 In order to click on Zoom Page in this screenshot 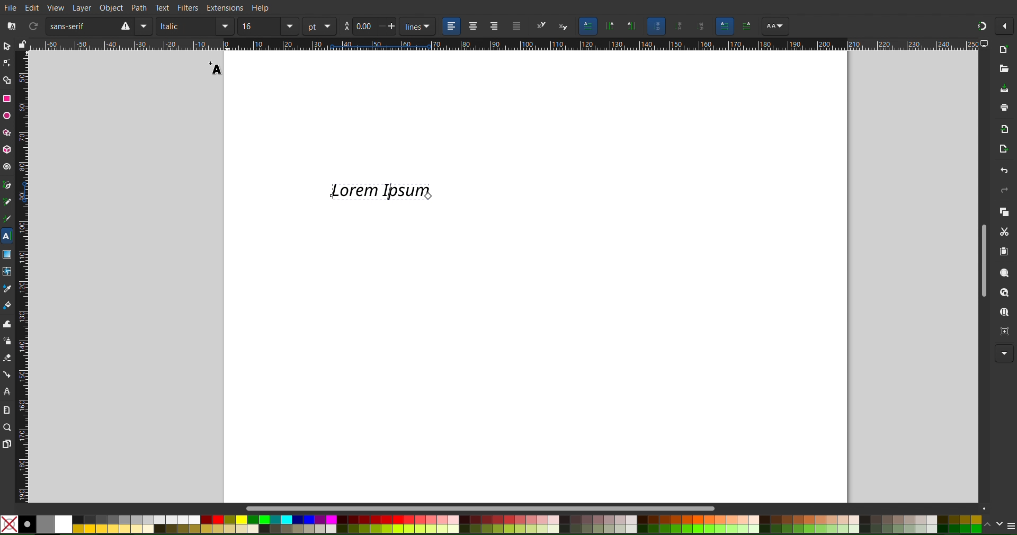, I will do `click(1001, 313)`.